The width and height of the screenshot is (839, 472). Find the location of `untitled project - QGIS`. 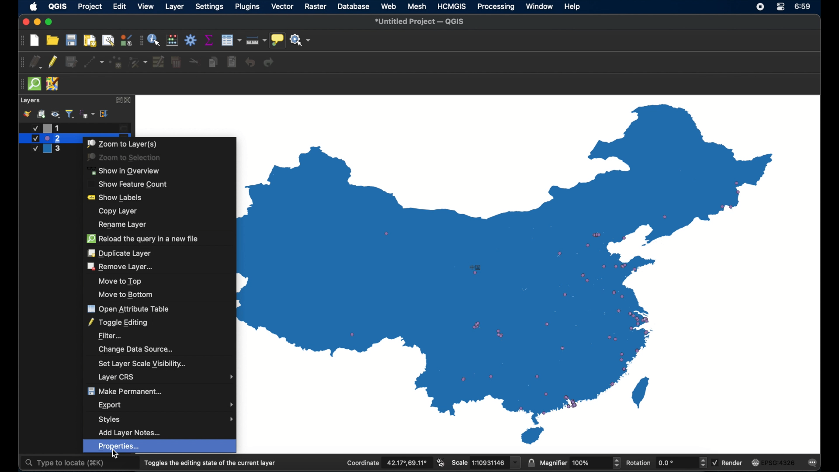

untitled project - QGIS is located at coordinates (419, 22).